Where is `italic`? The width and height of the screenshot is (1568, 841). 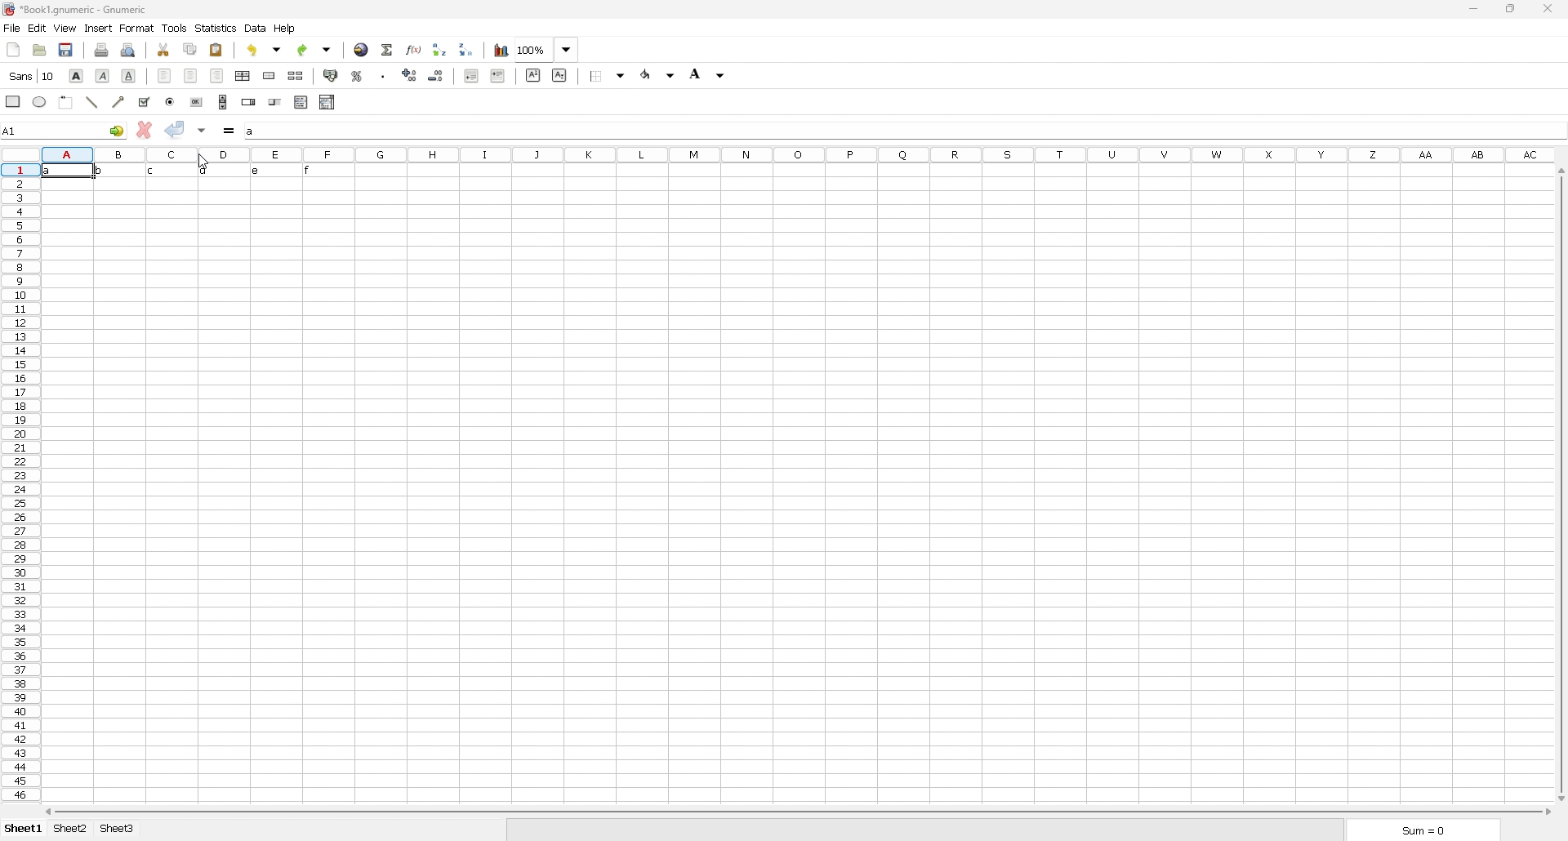
italic is located at coordinates (103, 75).